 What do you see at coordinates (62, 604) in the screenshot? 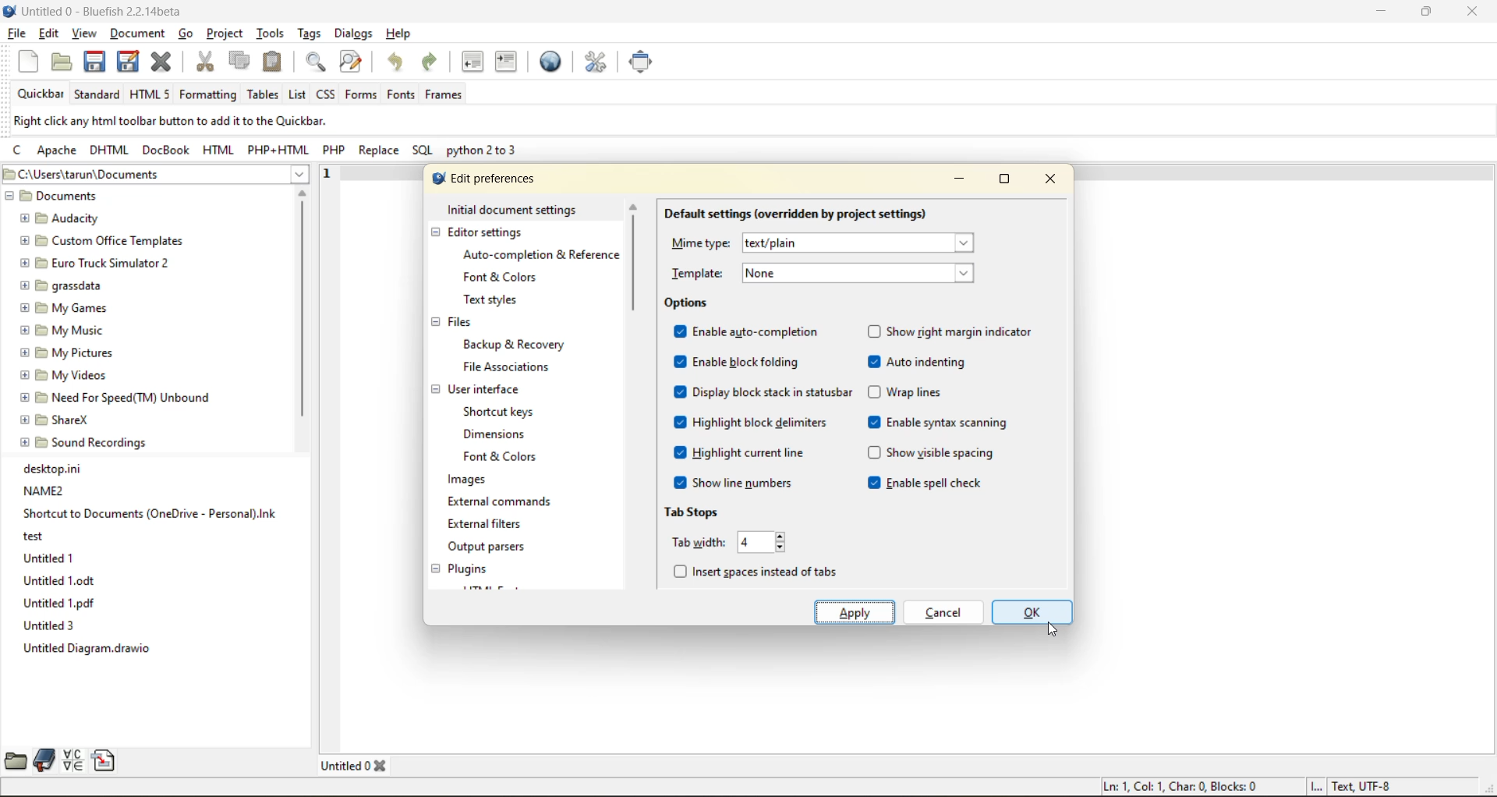
I see `Untitled 1.pdf` at bounding box center [62, 604].